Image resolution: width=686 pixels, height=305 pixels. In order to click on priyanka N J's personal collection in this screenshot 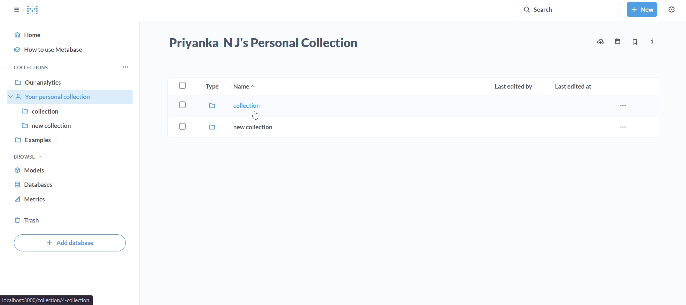, I will do `click(264, 42)`.